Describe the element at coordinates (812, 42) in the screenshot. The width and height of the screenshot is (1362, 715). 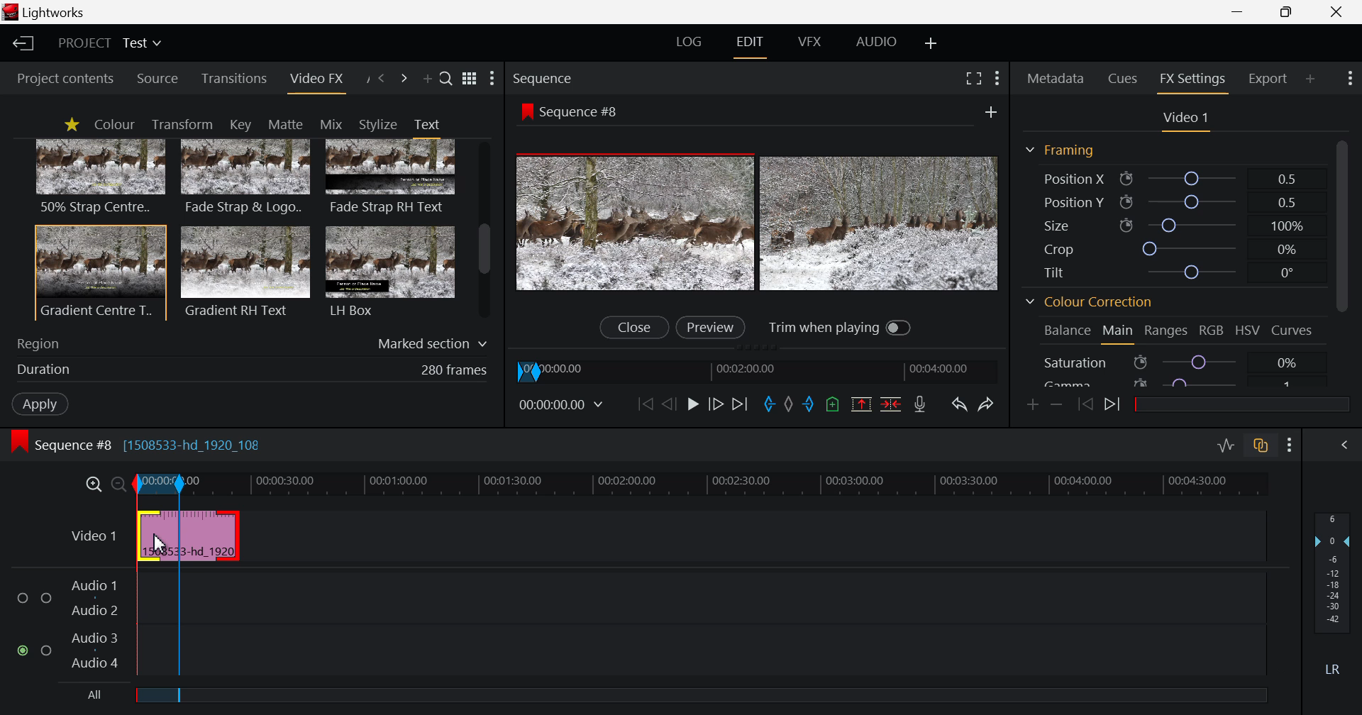
I see `VFX Layout` at that location.